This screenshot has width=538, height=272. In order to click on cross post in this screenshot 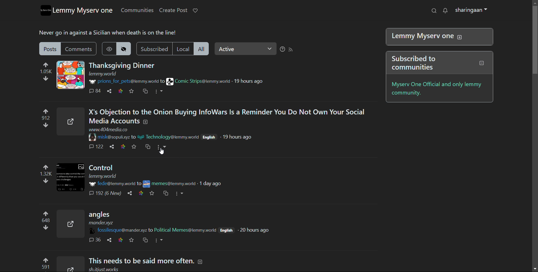, I will do `click(145, 241)`.